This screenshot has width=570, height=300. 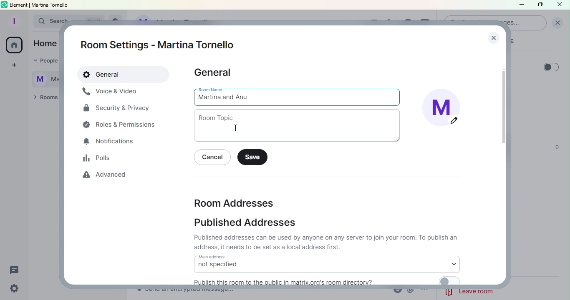 I want to click on Room topic, so click(x=300, y=126).